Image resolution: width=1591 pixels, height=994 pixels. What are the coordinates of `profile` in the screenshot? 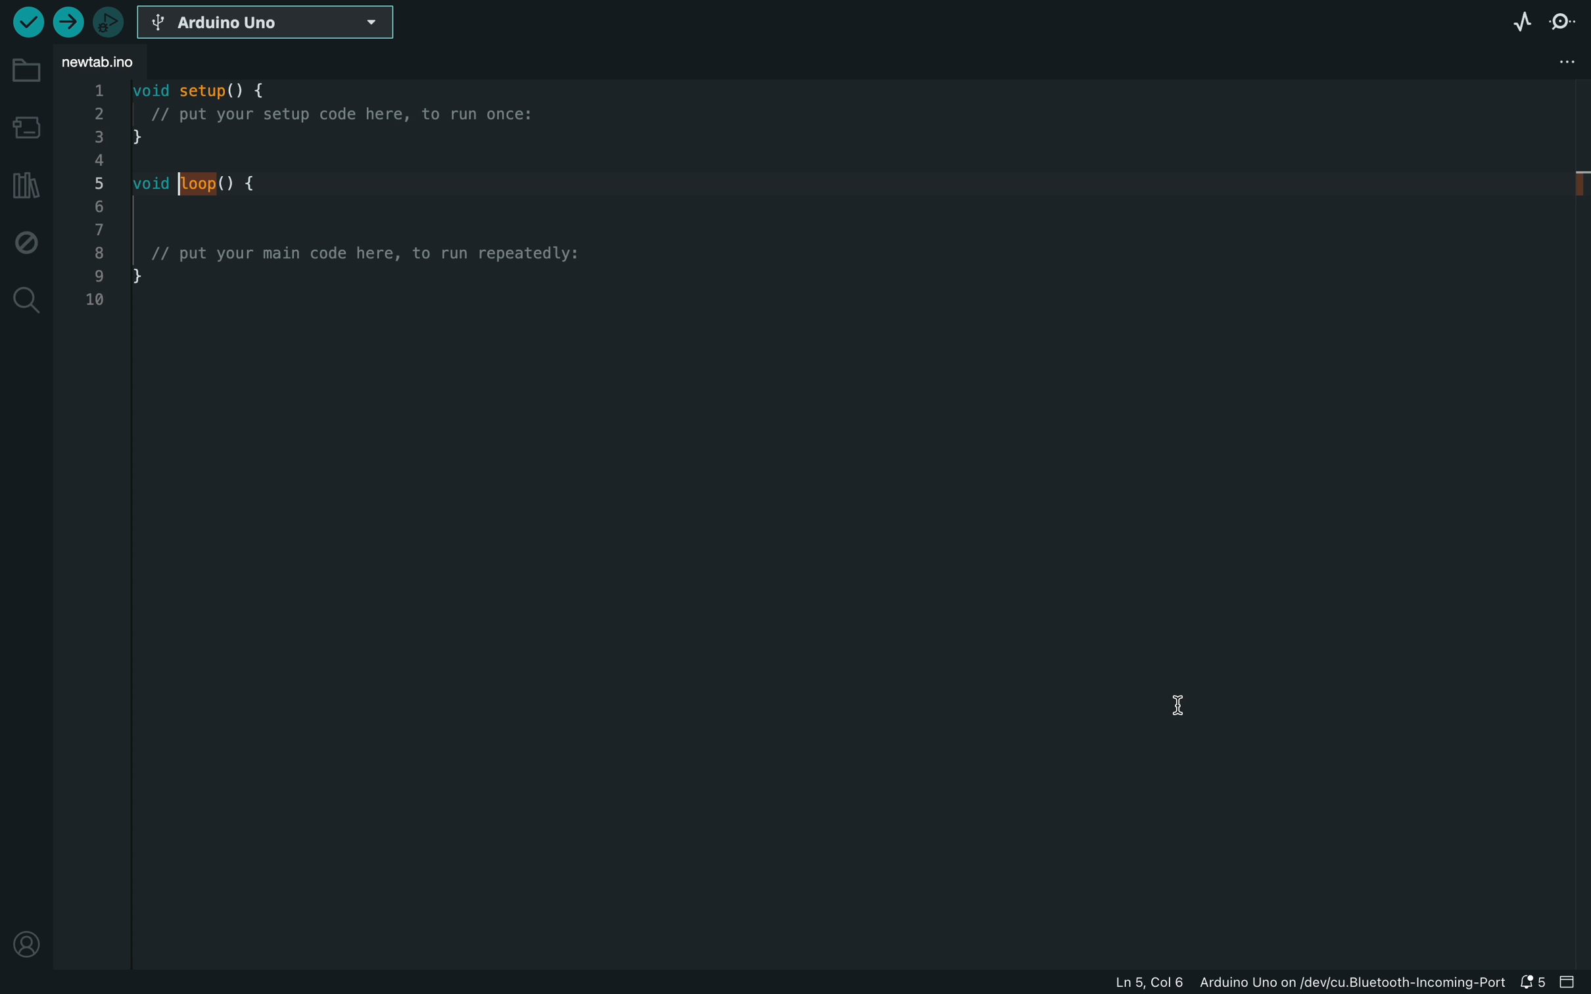 It's located at (28, 941).